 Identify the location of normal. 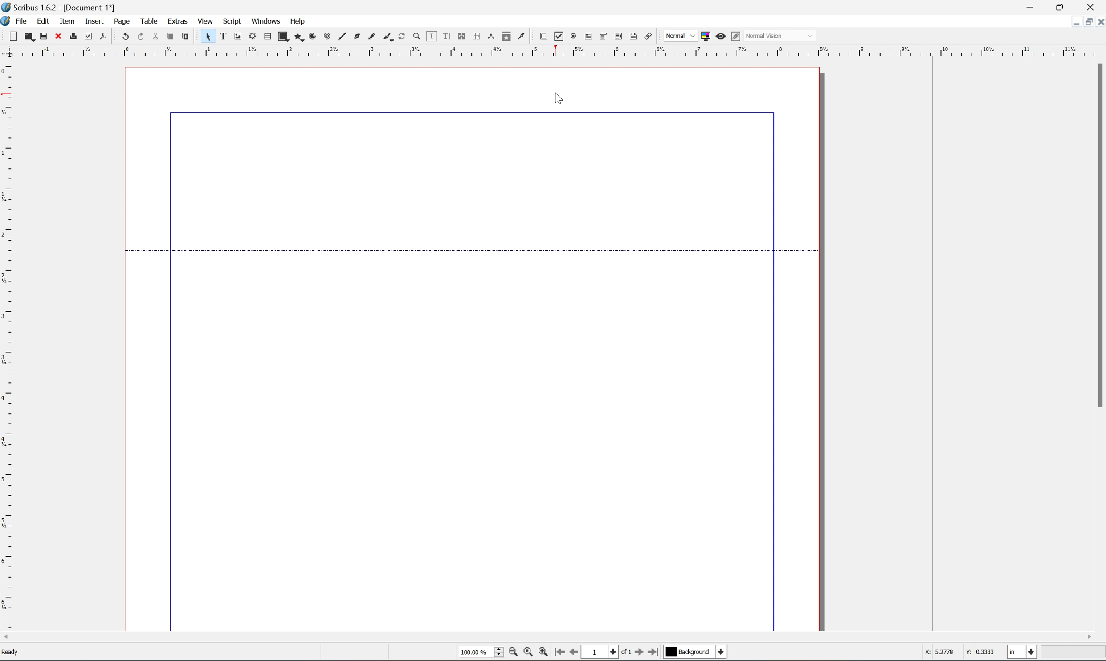
(682, 37).